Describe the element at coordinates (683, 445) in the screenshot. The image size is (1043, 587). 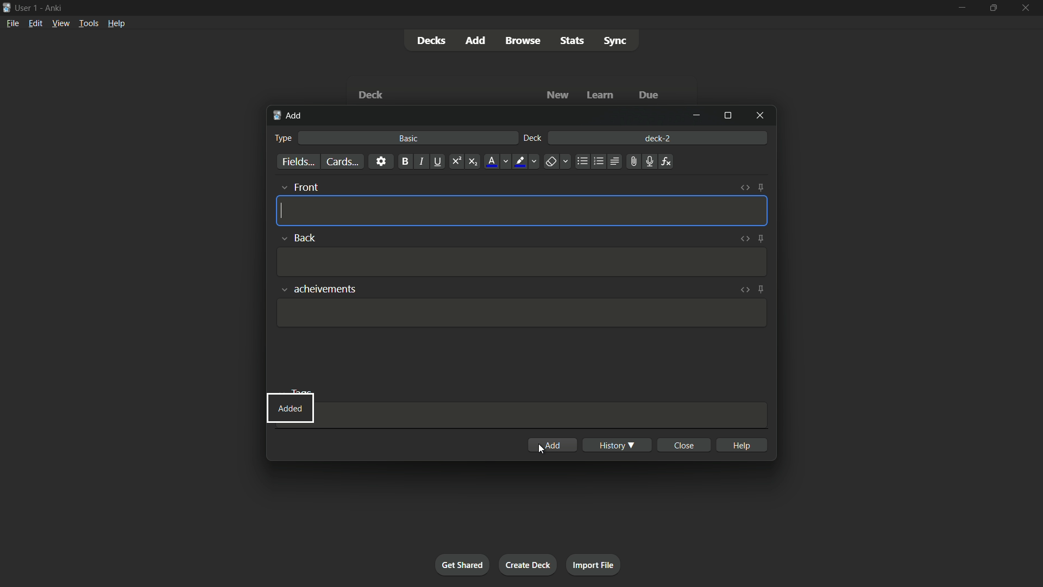
I see `close` at that location.